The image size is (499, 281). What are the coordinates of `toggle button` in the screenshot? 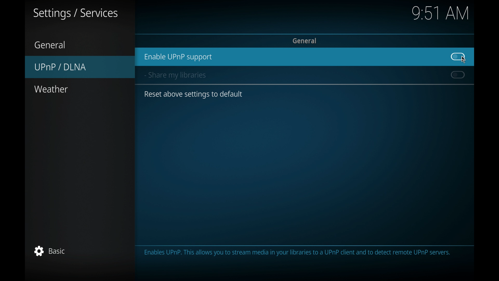 It's located at (458, 75).